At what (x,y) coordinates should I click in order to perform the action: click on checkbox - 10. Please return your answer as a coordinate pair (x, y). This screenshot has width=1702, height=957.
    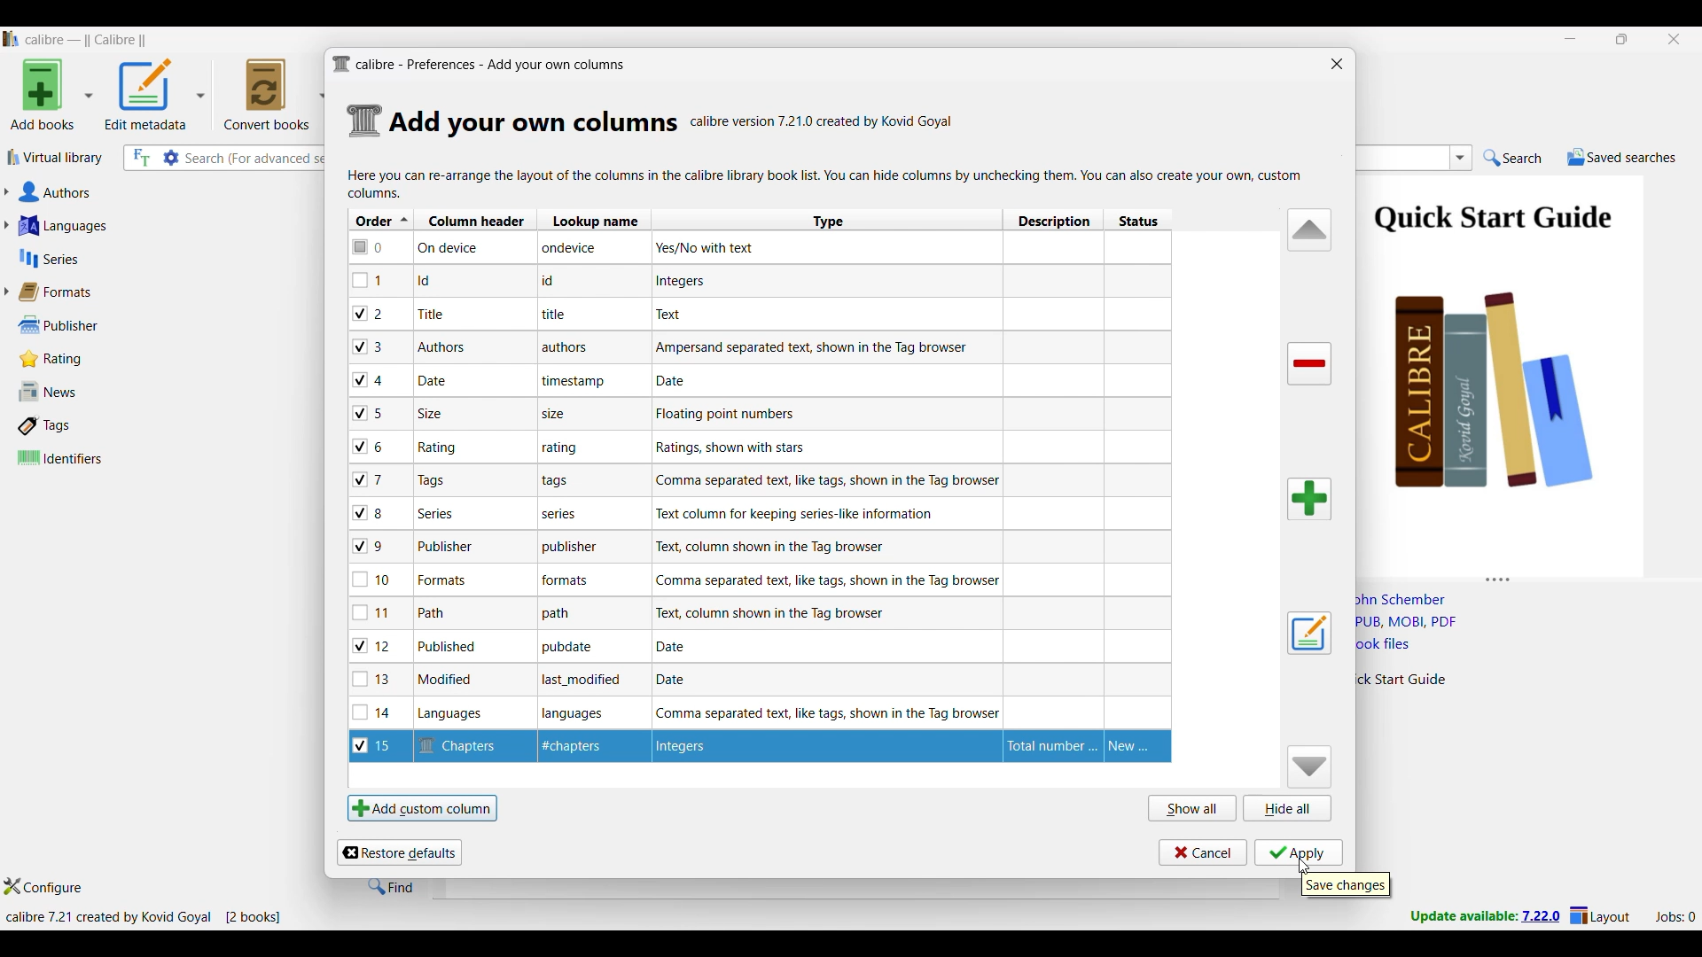
    Looking at the image, I should click on (375, 581).